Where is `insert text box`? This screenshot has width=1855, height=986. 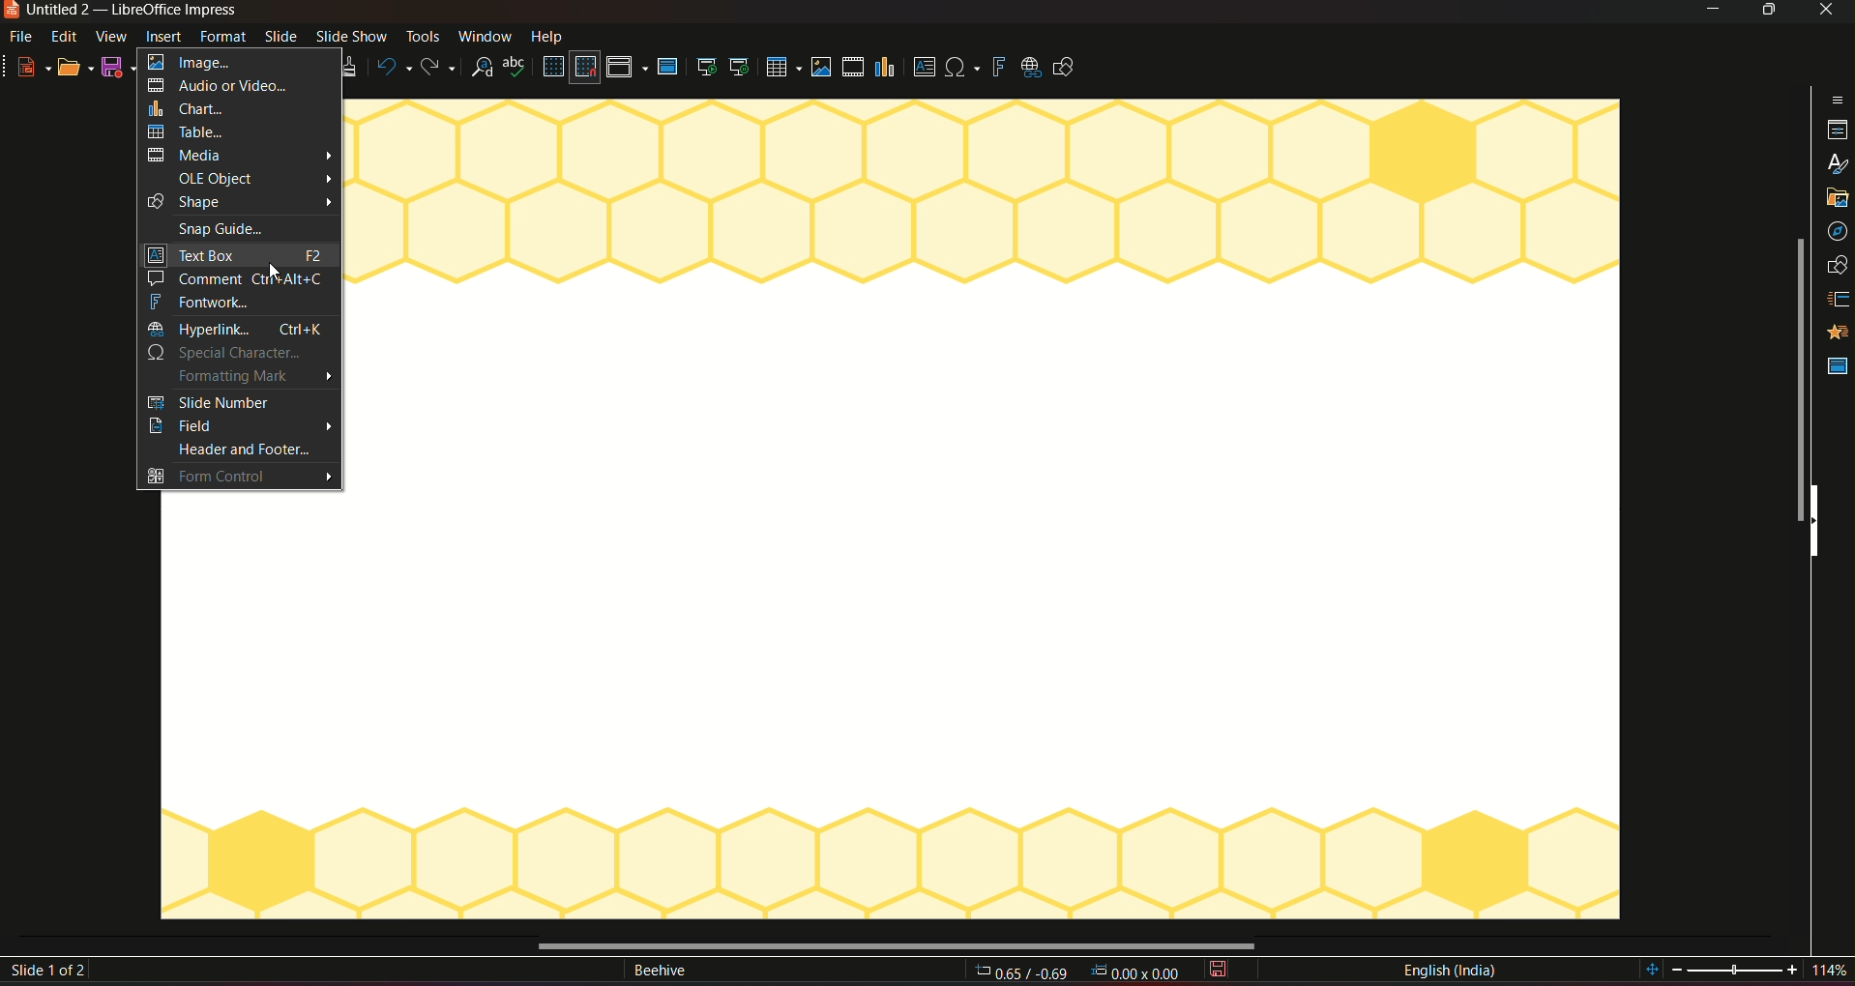
insert text box is located at coordinates (923, 68).